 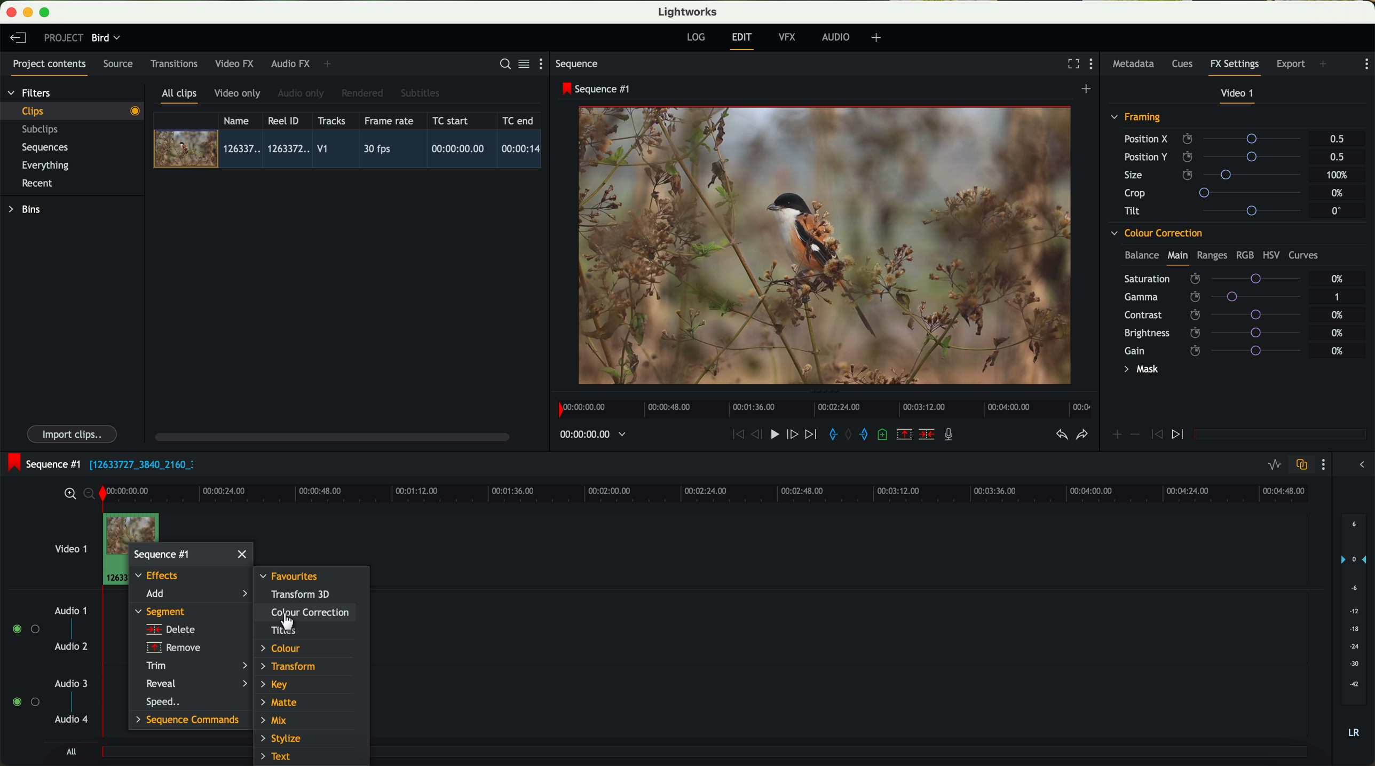 What do you see at coordinates (1212, 255) in the screenshot?
I see `ranges` at bounding box center [1212, 255].